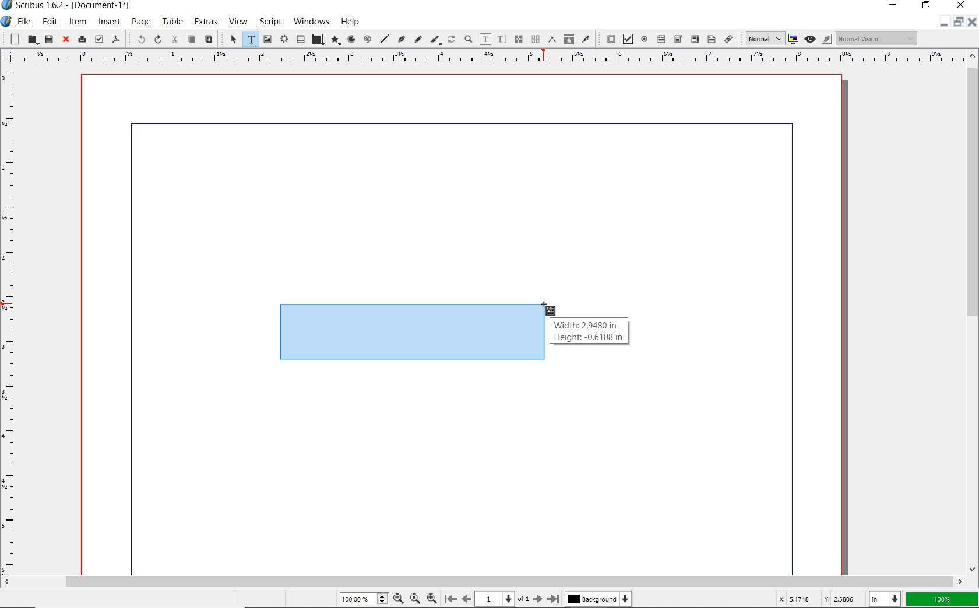 The width and height of the screenshot is (979, 608). I want to click on freehand line, so click(417, 40).